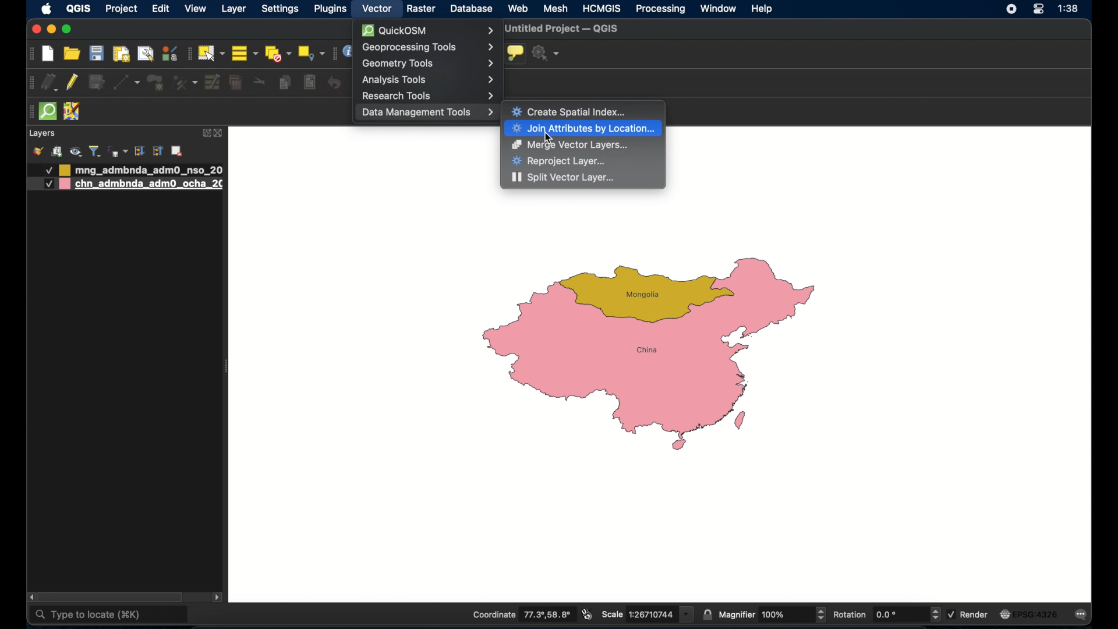  Describe the element at coordinates (277, 54) in the screenshot. I see `deselect all features` at that location.